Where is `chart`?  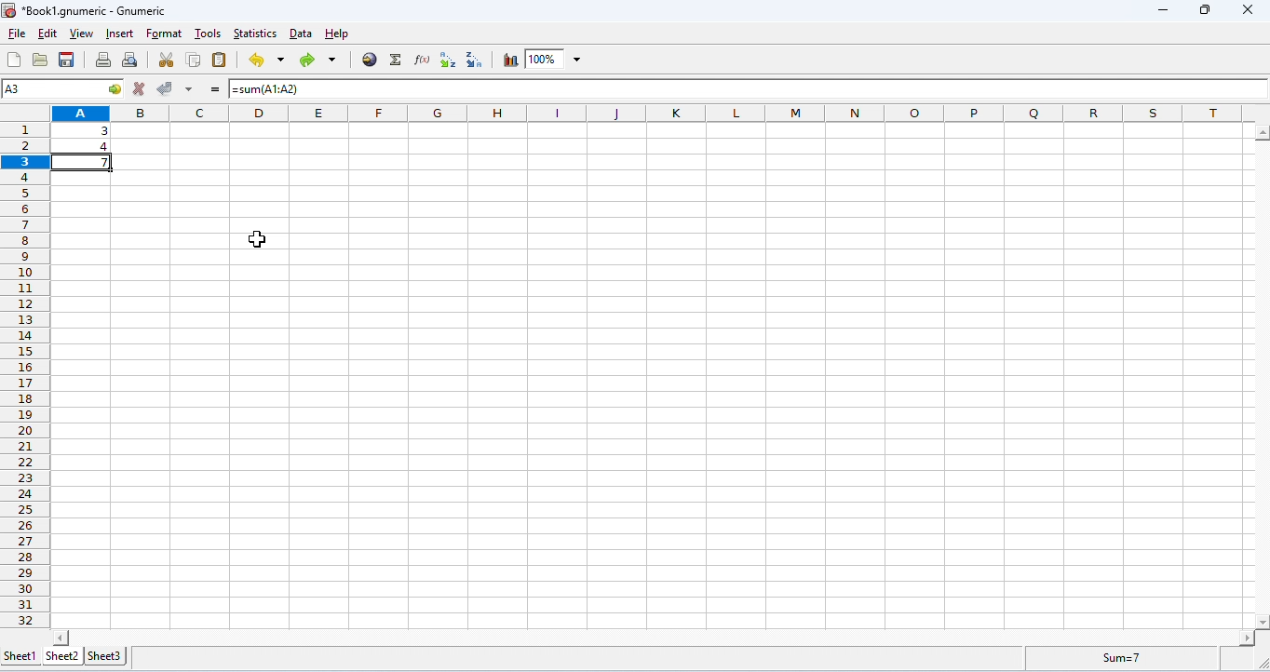
chart is located at coordinates (508, 60).